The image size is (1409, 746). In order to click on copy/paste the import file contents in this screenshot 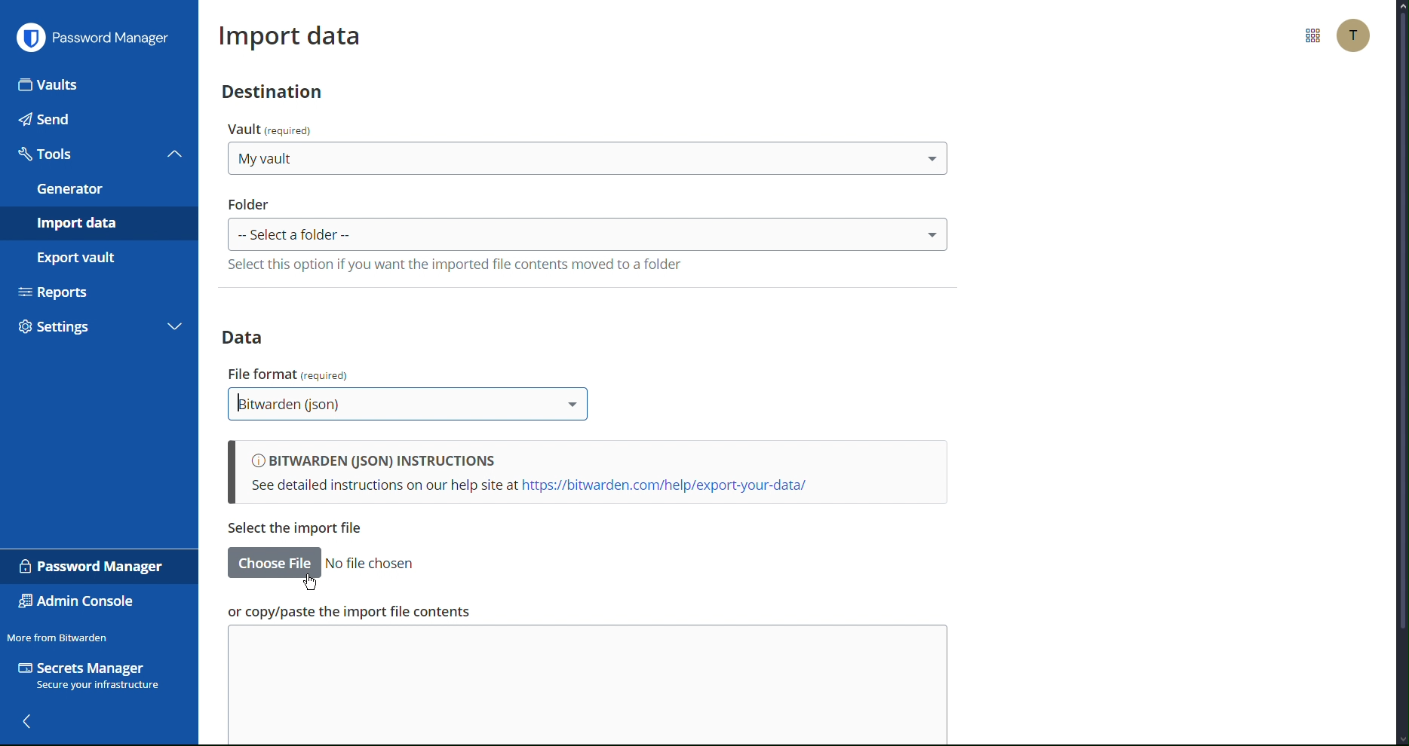, I will do `click(585, 686)`.